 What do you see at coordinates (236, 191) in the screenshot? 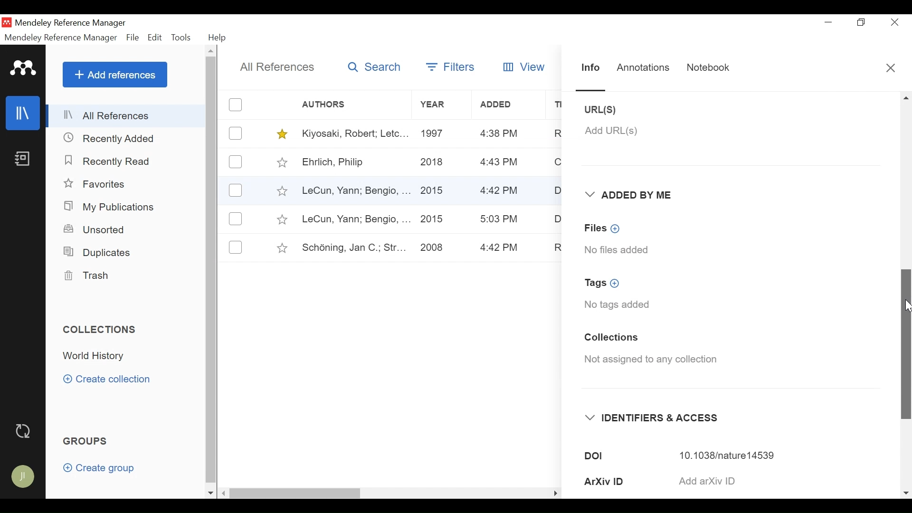
I see `(un)select` at bounding box center [236, 191].